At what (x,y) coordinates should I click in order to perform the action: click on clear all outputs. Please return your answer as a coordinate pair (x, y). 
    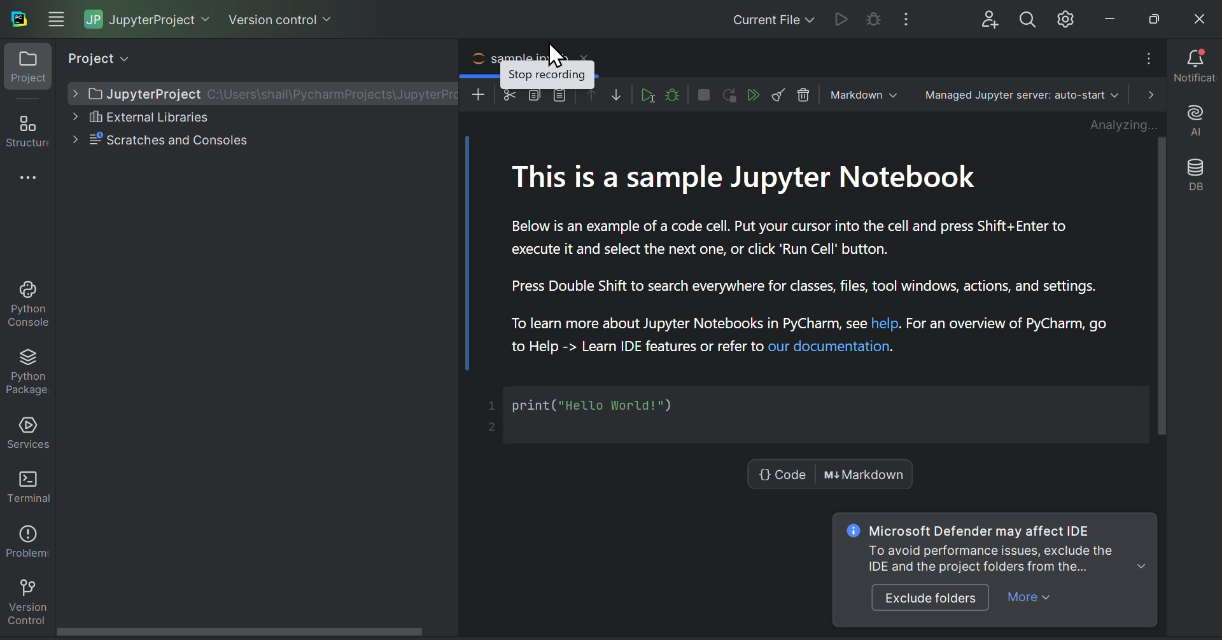
    Looking at the image, I should click on (780, 94).